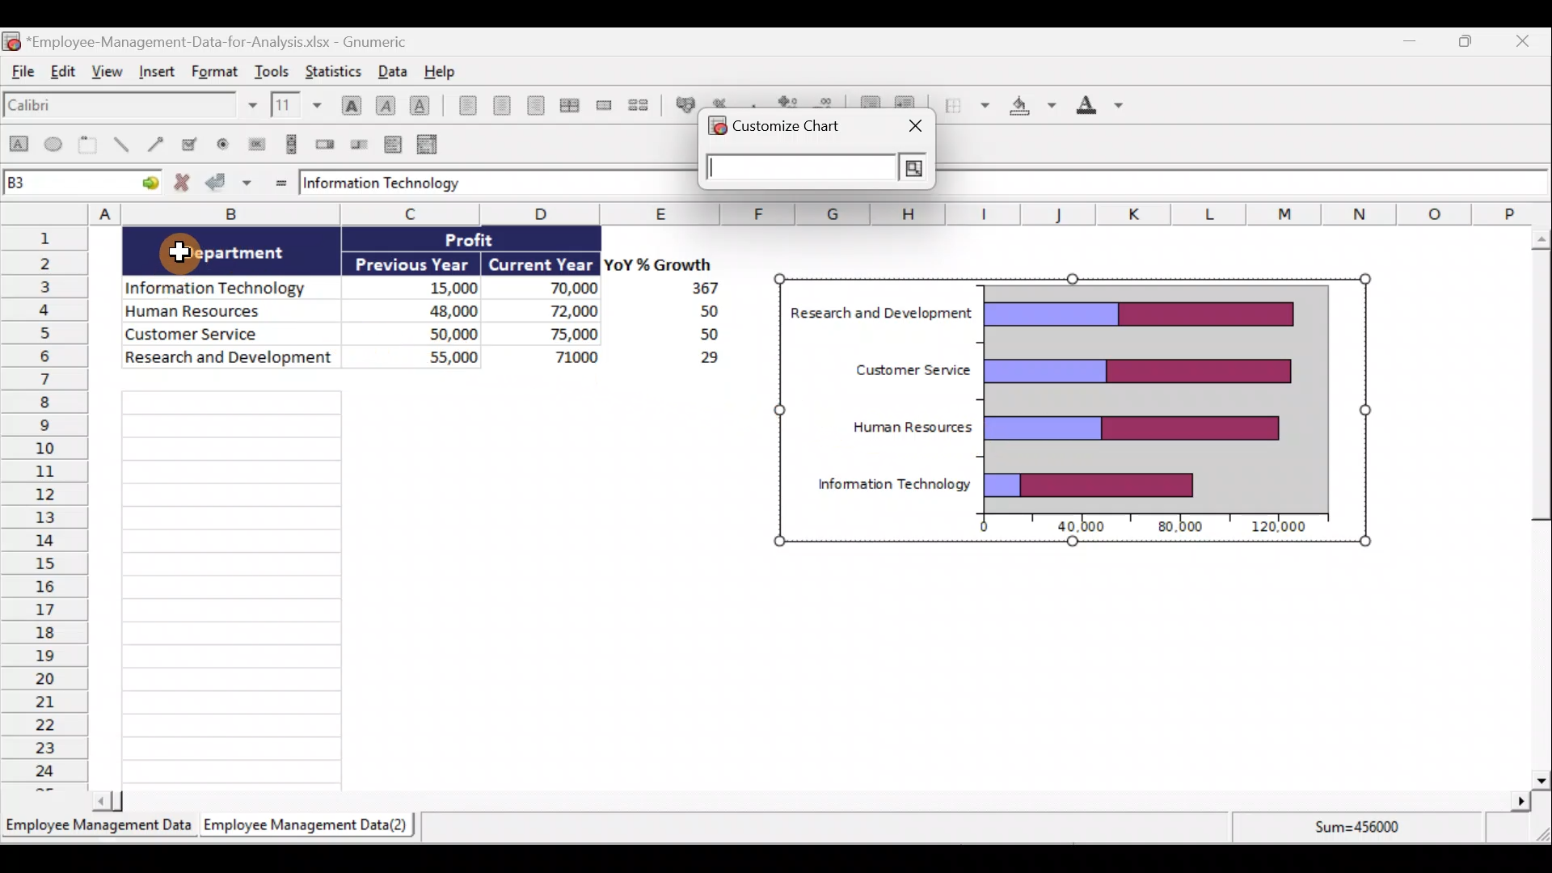  What do you see at coordinates (158, 77) in the screenshot?
I see `Insert` at bounding box center [158, 77].